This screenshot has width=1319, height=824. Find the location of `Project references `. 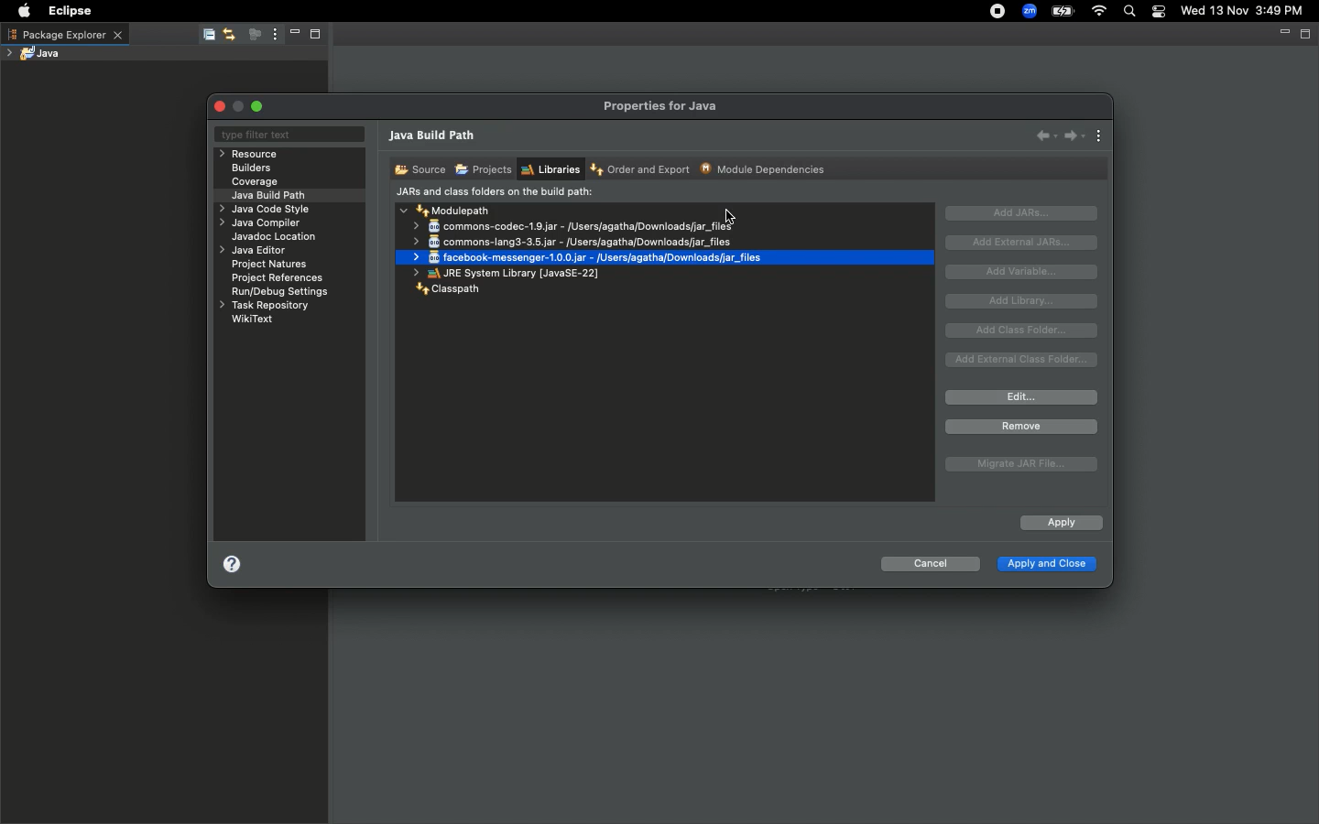

Project references  is located at coordinates (279, 278).